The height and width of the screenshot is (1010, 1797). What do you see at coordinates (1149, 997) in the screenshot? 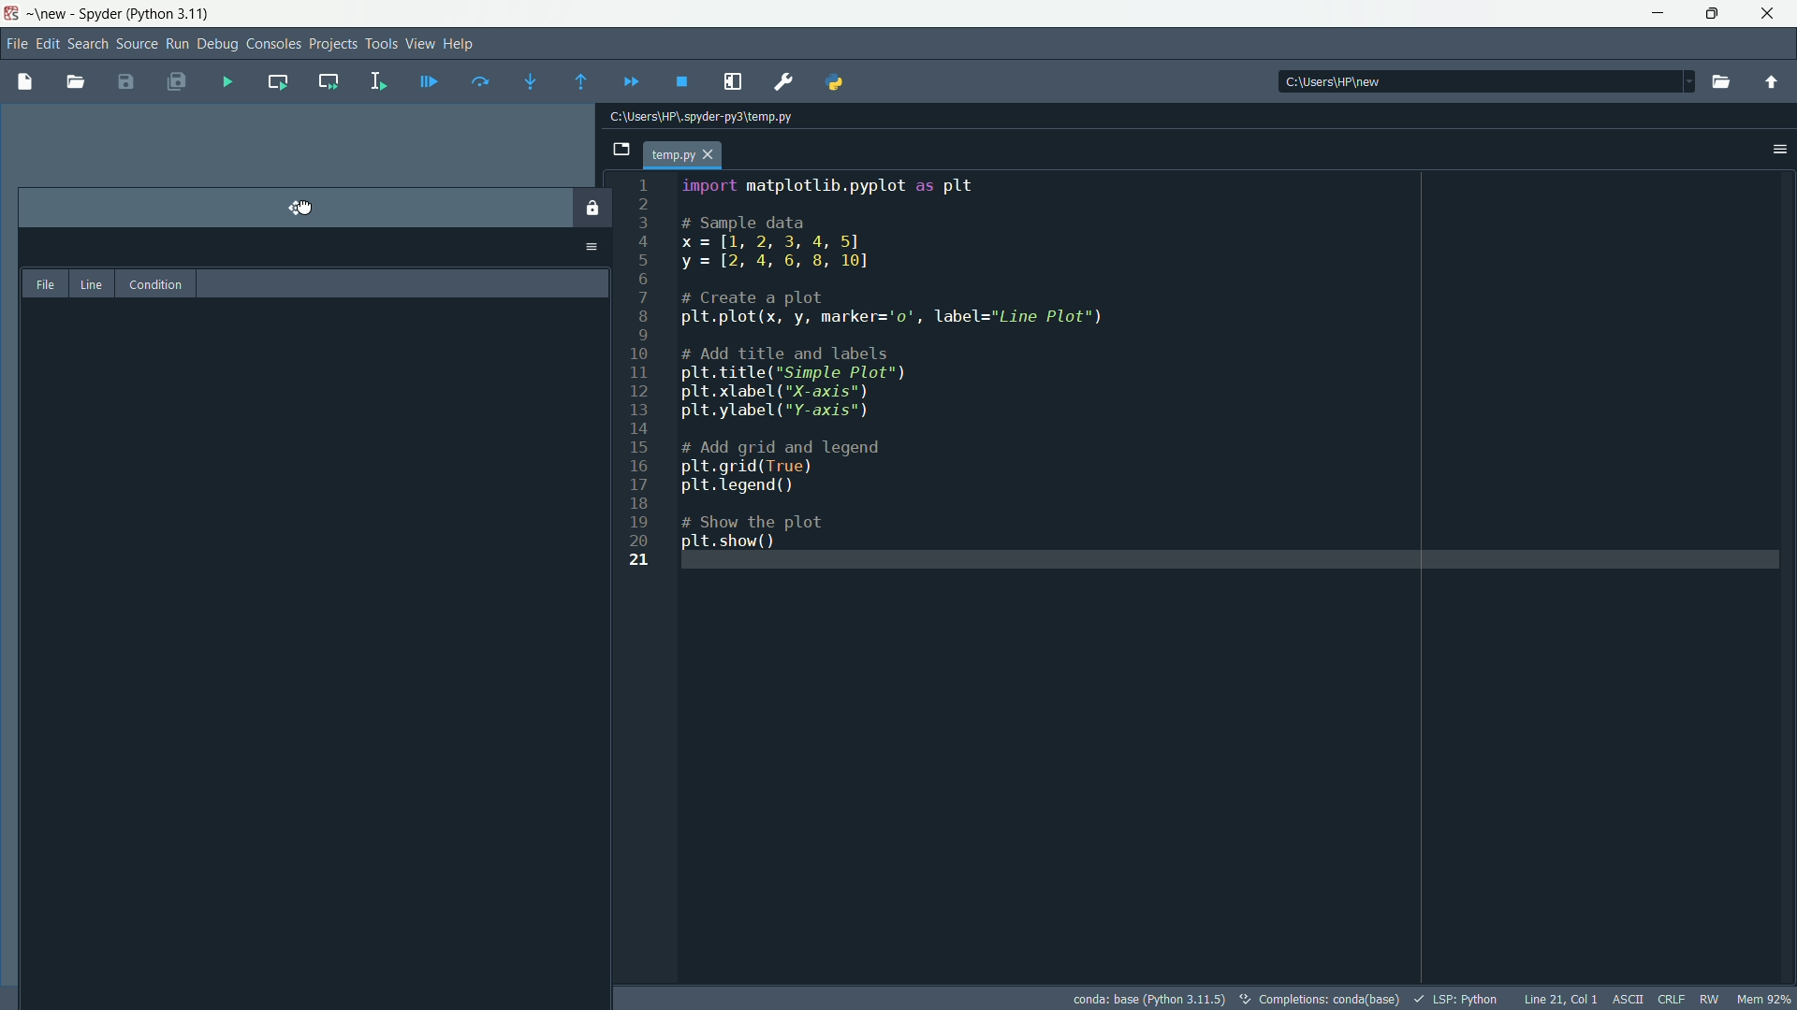
I see `conda: base (Python 3.11.5)` at bounding box center [1149, 997].